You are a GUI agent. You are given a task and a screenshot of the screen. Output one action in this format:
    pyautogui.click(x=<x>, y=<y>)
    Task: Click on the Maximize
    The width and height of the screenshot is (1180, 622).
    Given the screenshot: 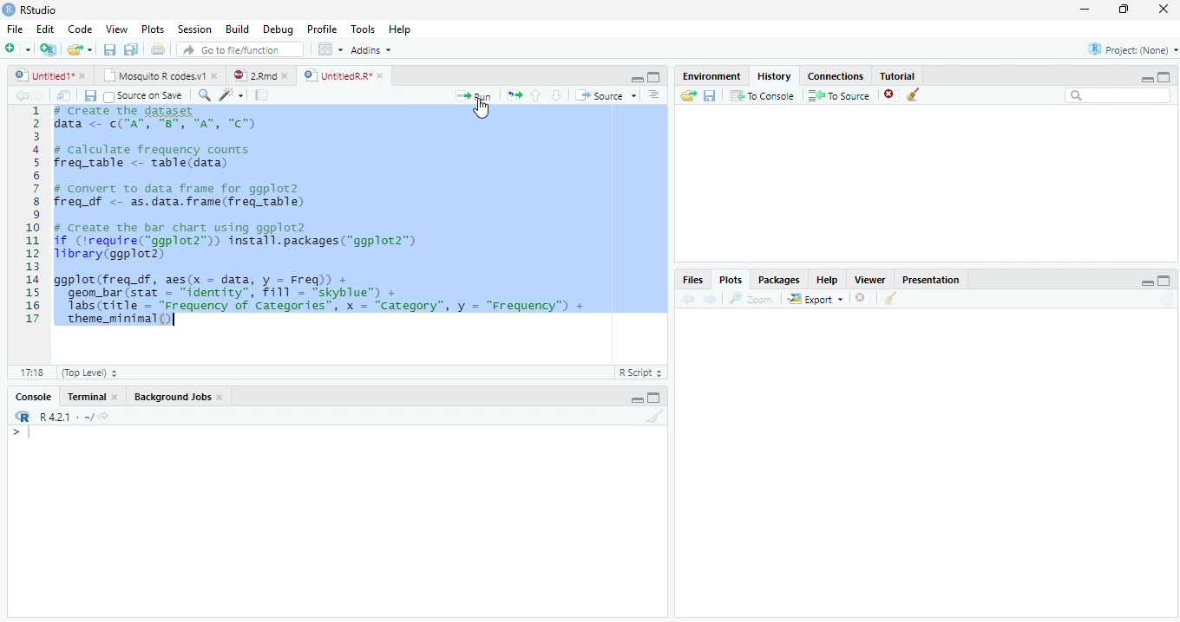 What is the action you would take?
    pyautogui.click(x=1165, y=281)
    